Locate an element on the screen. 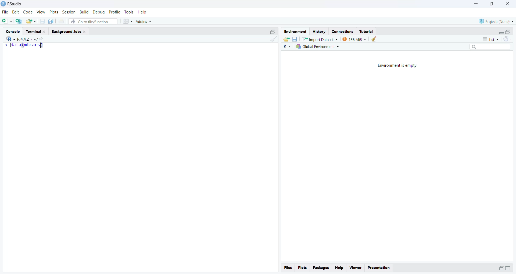  Go to file/function is located at coordinates (94, 21).